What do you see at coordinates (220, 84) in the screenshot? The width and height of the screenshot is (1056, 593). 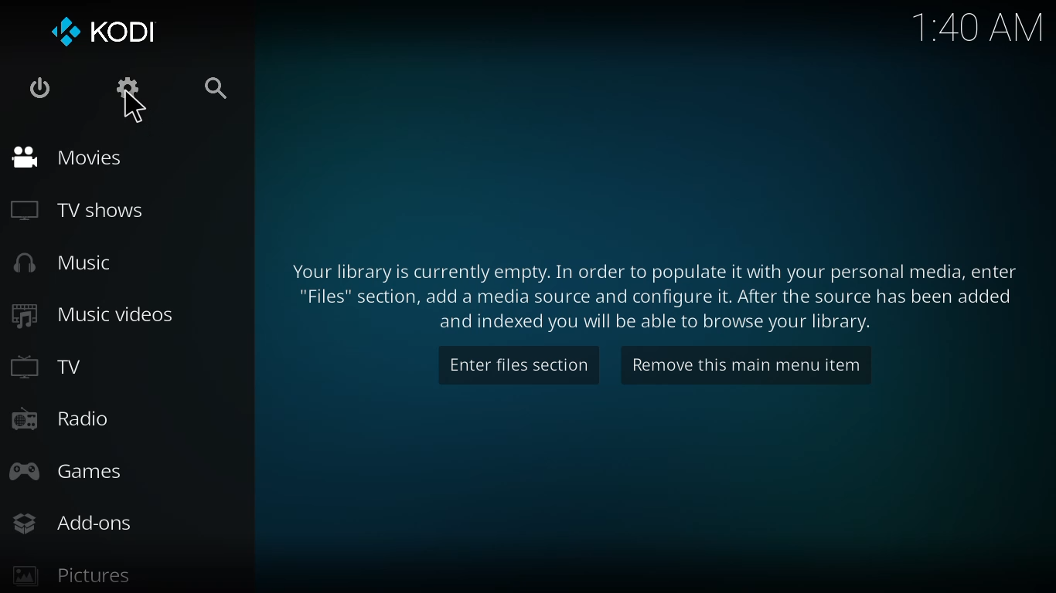 I see `search` at bounding box center [220, 84].